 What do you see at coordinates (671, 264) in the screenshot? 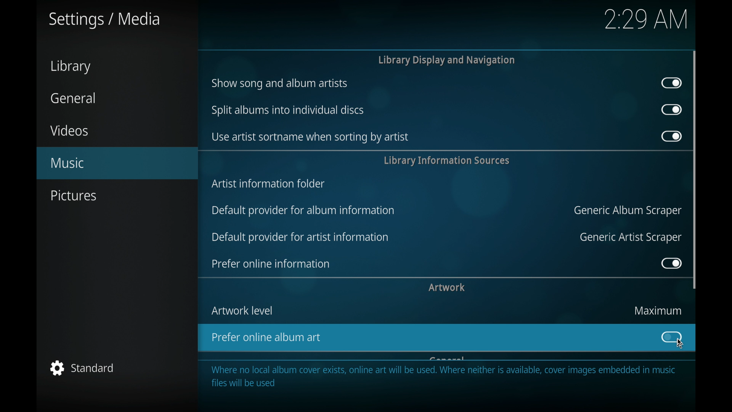
I see `toggle button` at bounding box center [671, 264].